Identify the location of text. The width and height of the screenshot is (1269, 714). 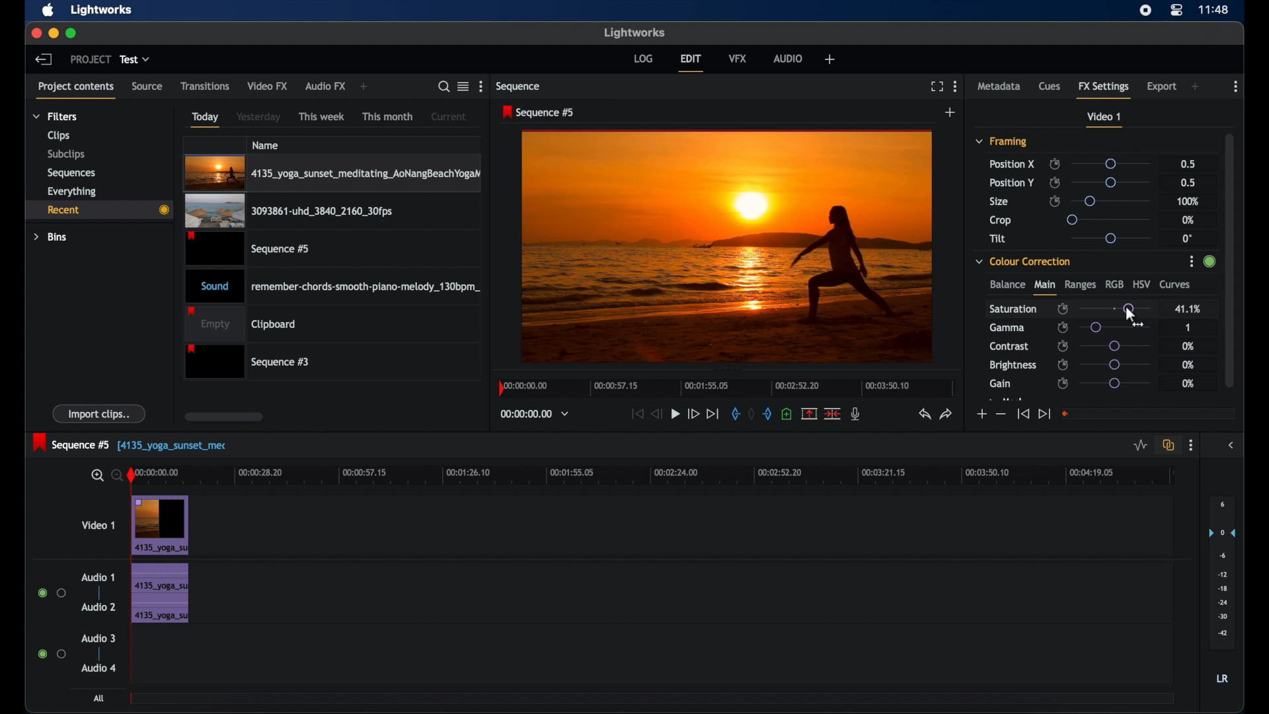
(174, 446).